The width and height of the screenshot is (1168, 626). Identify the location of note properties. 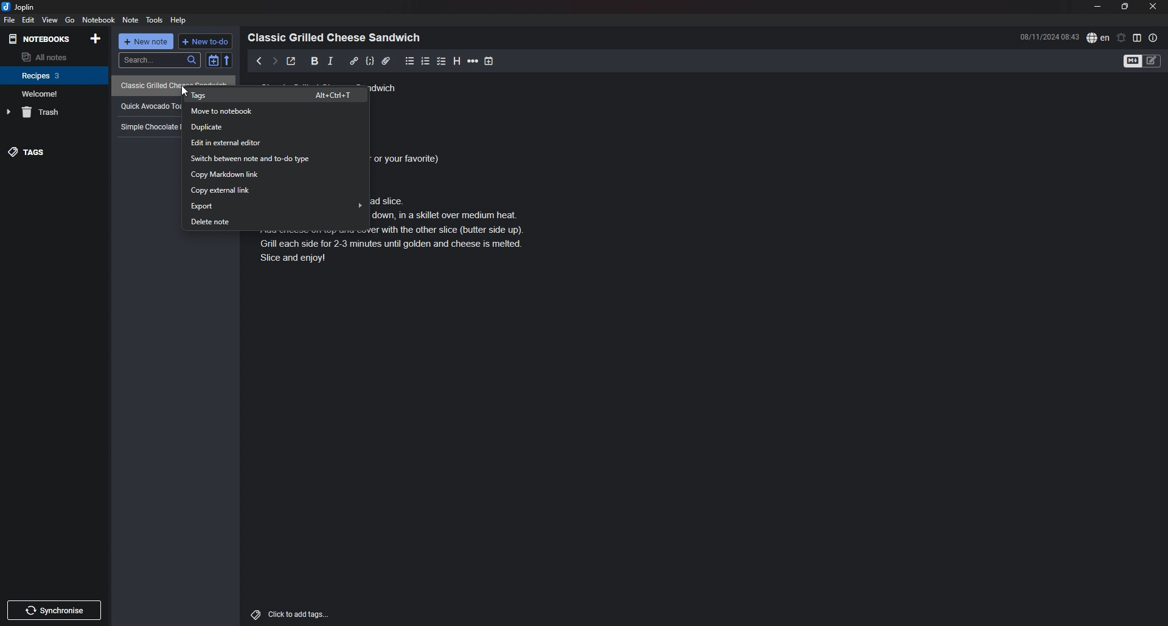
(1153, 38).